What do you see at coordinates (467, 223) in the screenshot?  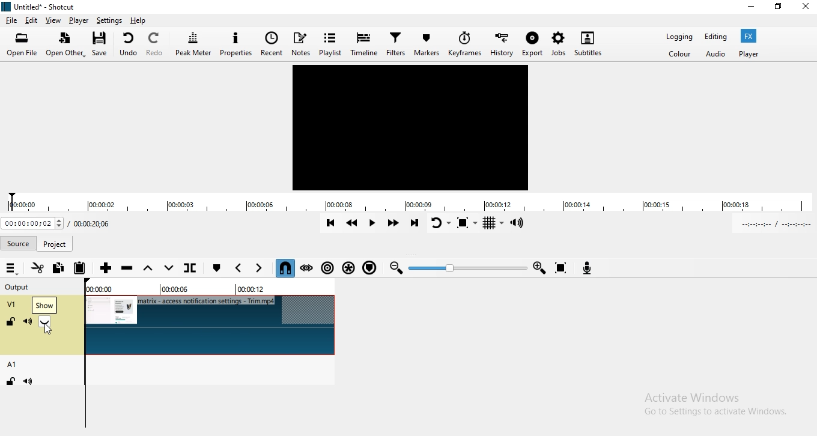 I see `` at bounding box center [467, 223].